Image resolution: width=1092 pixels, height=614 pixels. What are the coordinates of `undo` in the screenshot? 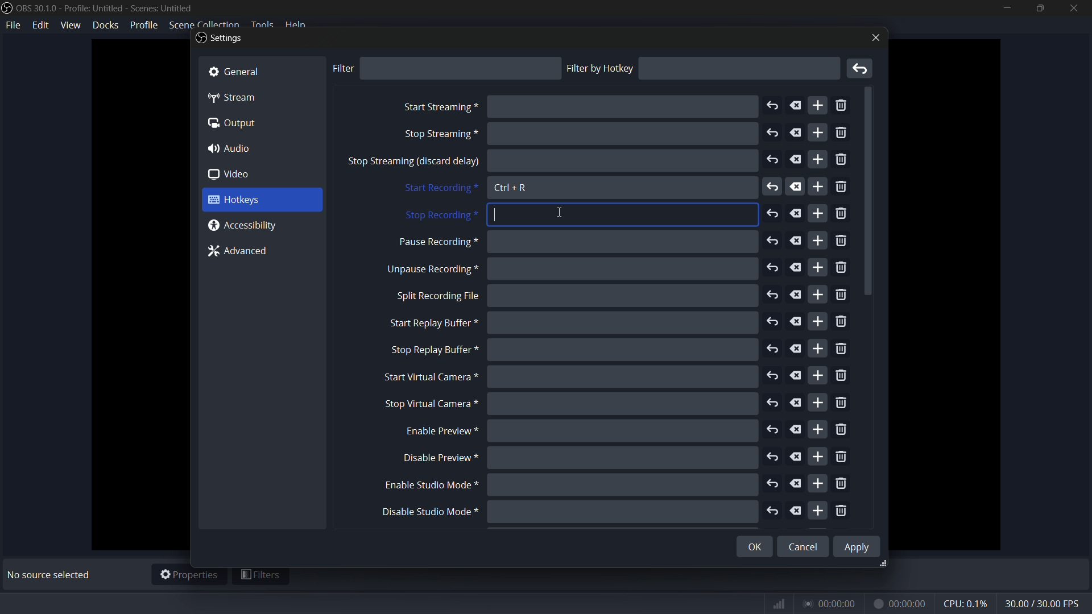 It's located at (773, 268).